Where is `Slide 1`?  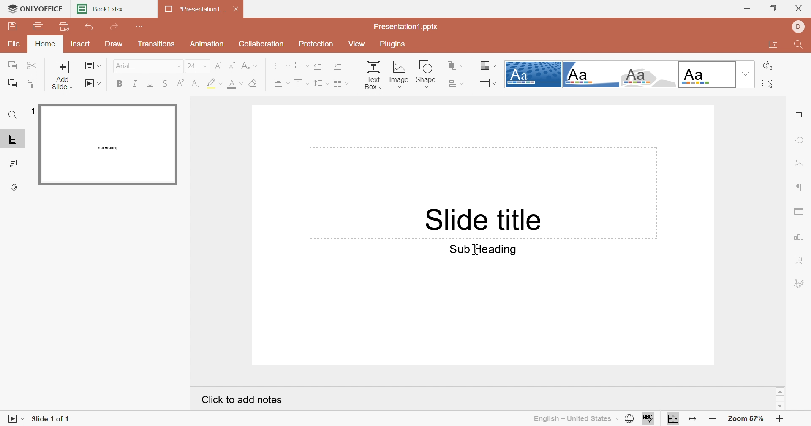
Slide 1 is located at coordinates (108, 144).